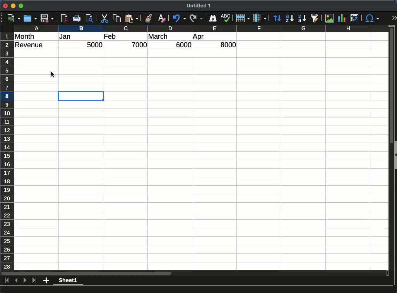 The height and width of the screenshot is (293, 397). What do you see at coordinates (25, 36) in the screenshot?
I see `month` at bounding box center [25, 36].